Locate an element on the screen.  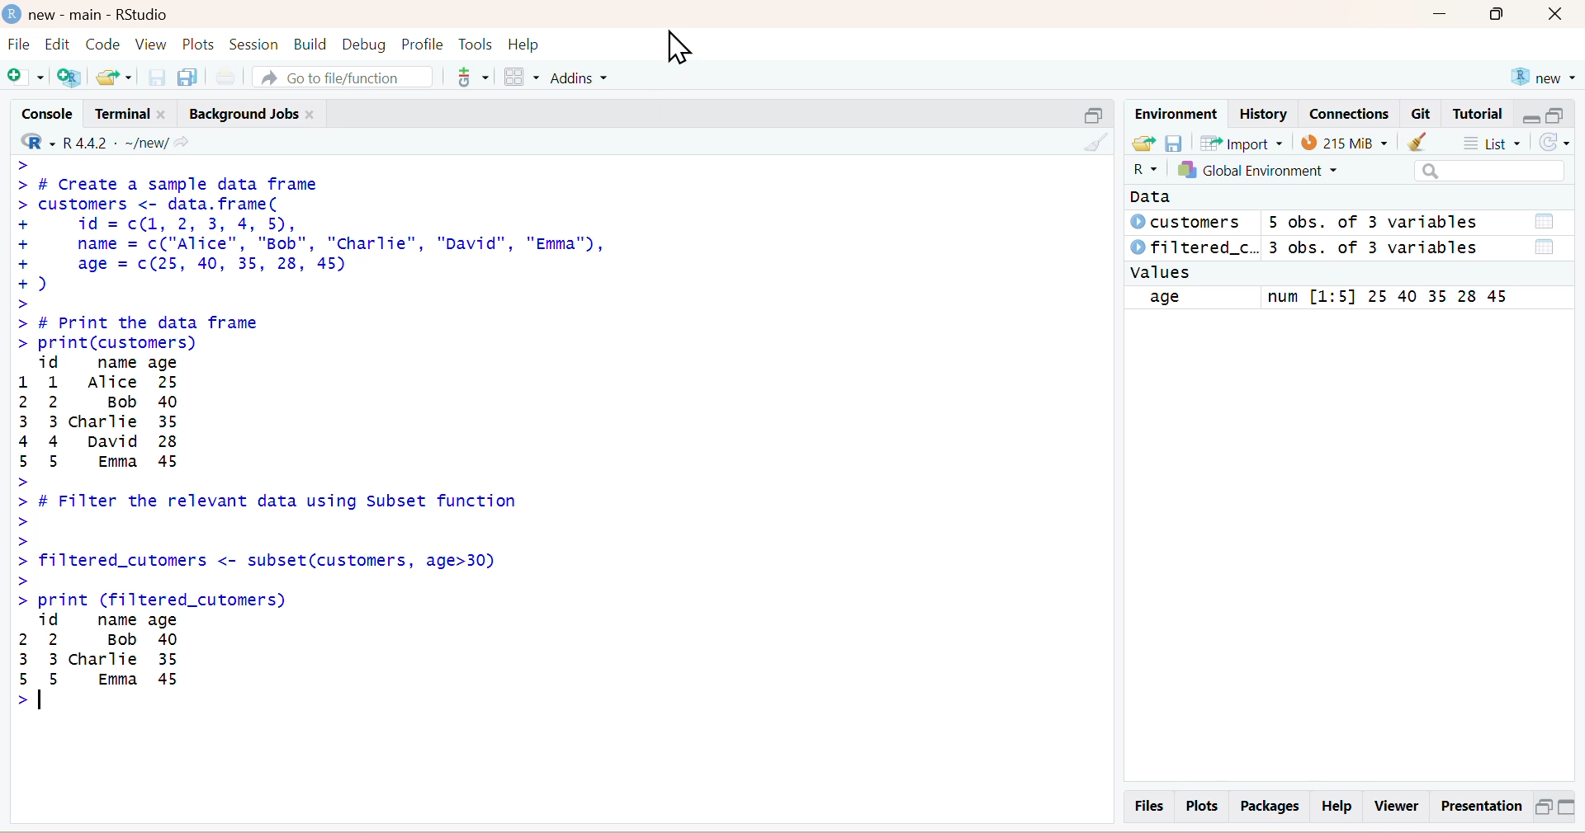
new - main - RStudio is located at coordinates (89, 12).